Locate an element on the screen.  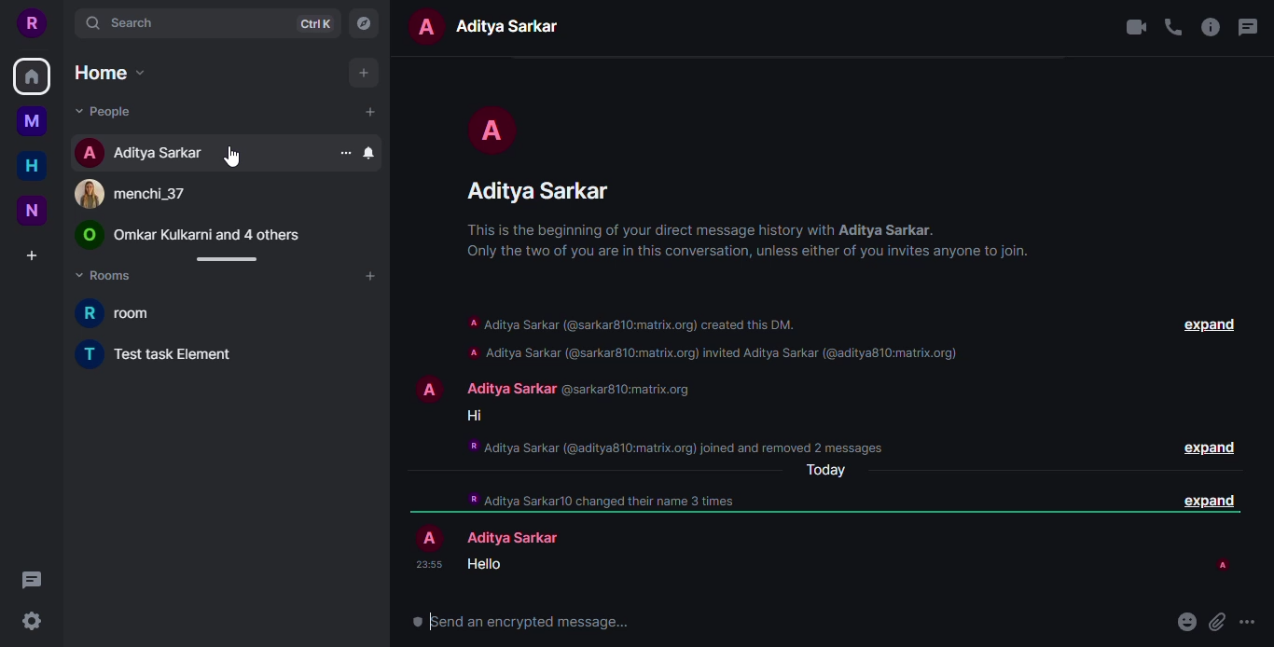
seen is located at coordinates (1223, 566).